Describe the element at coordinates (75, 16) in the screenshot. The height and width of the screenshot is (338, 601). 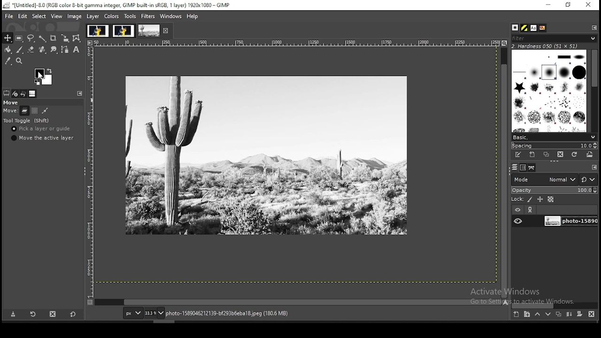
I see `image` at that location.